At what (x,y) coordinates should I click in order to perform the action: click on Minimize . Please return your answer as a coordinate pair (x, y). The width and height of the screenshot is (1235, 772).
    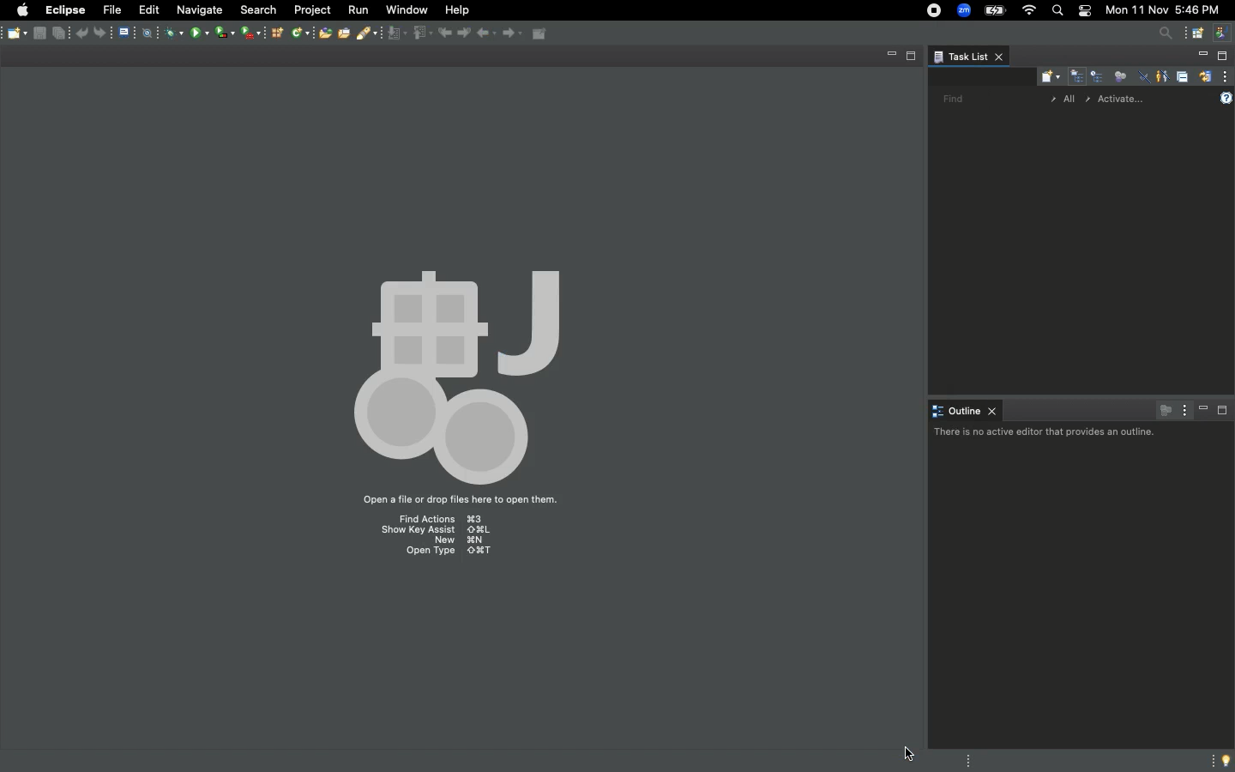
    Looking at the image, I should click on (1200, 57).